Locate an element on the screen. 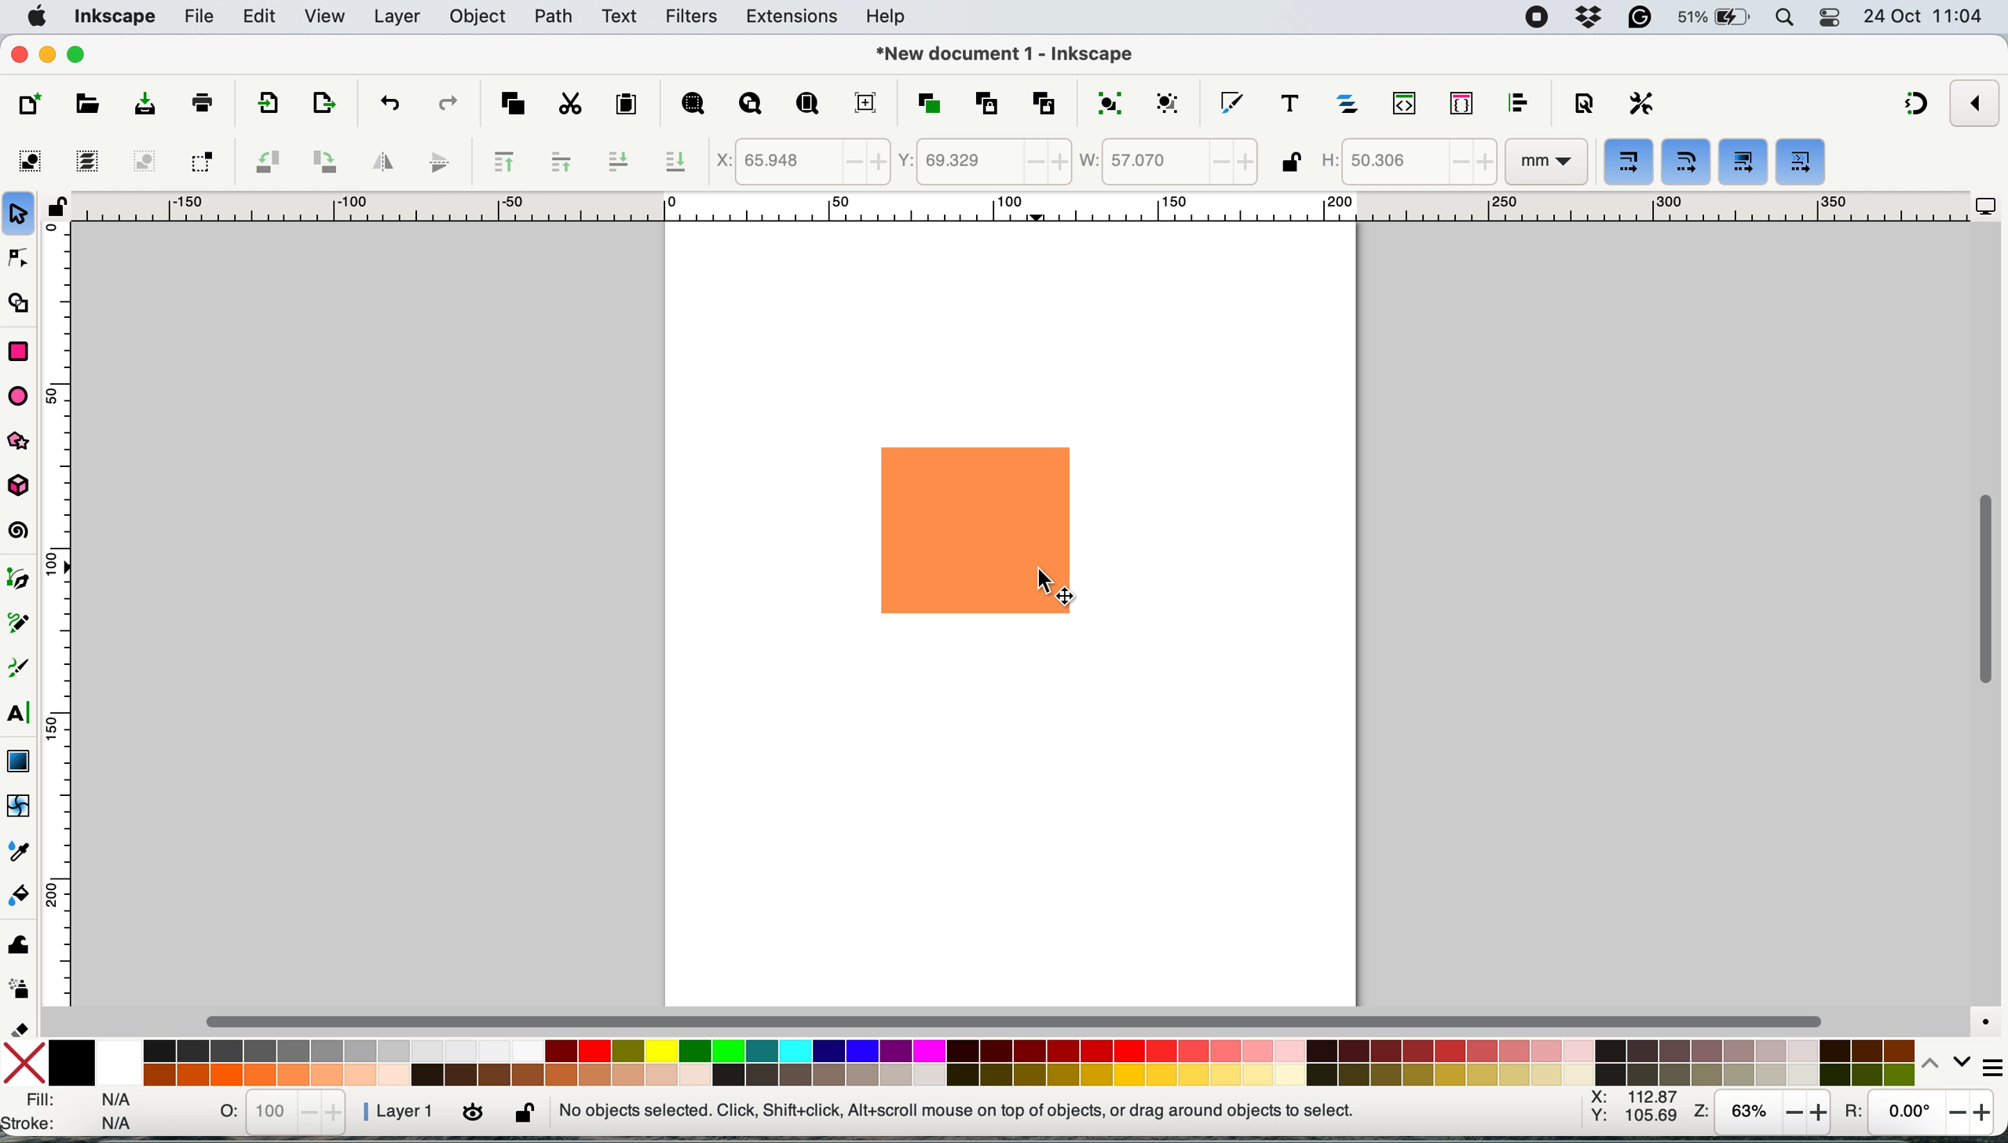 The image size is (2008, 1143). texts and fonts is located at coordinates (1289, 103).